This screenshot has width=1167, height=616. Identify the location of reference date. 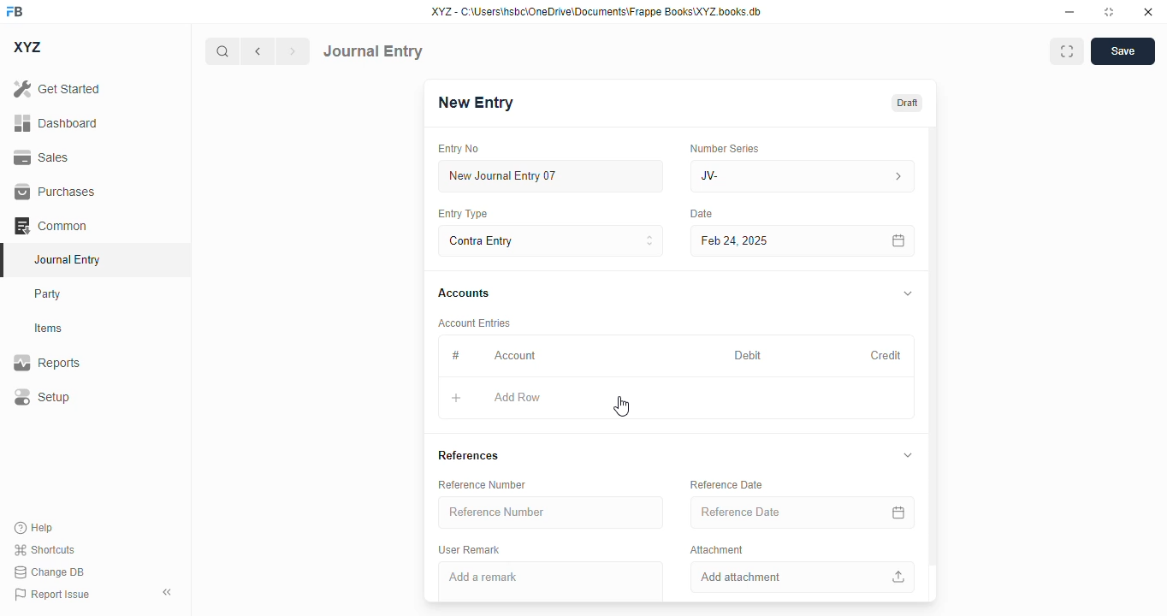
(727, 484).